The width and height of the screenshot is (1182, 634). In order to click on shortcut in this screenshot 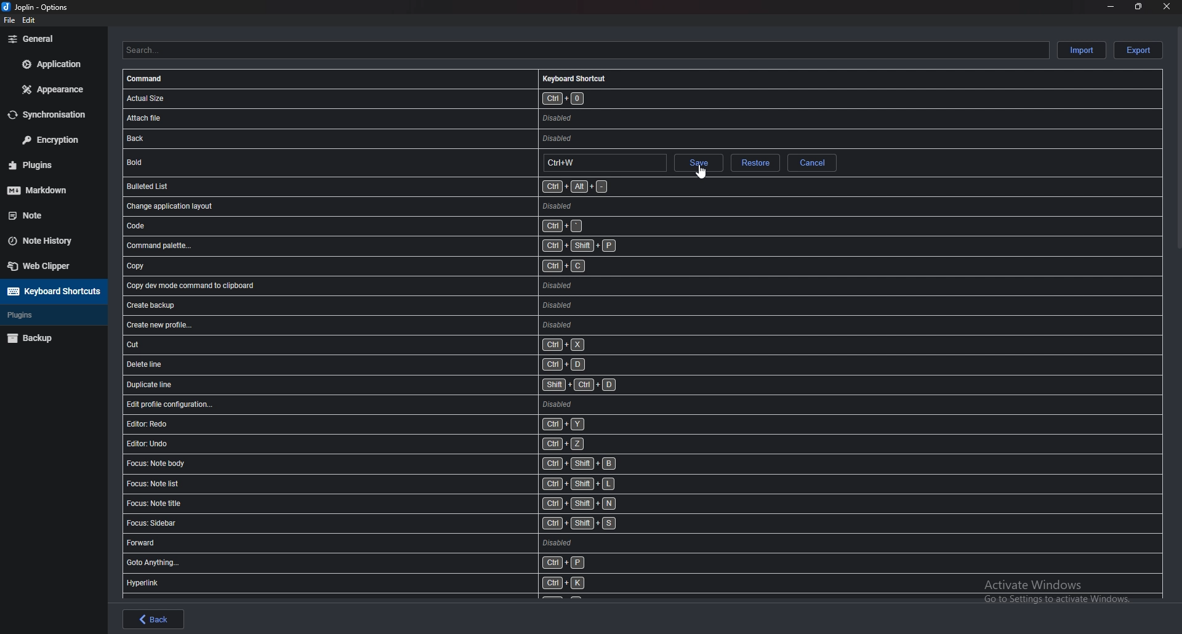, I will do `click(369, 139)`.